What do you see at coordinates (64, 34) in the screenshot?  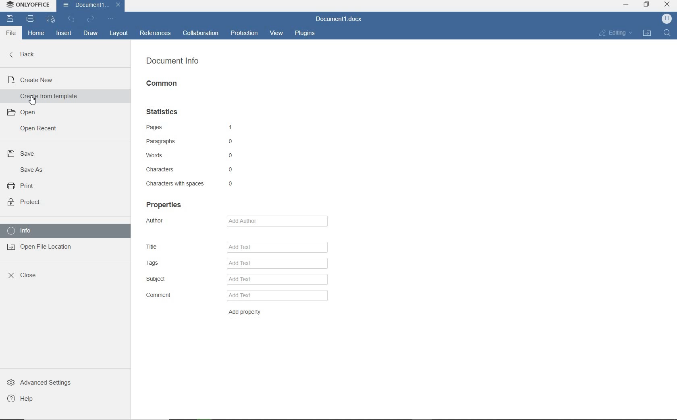 I see `insert` at bounding box center [64, 34].